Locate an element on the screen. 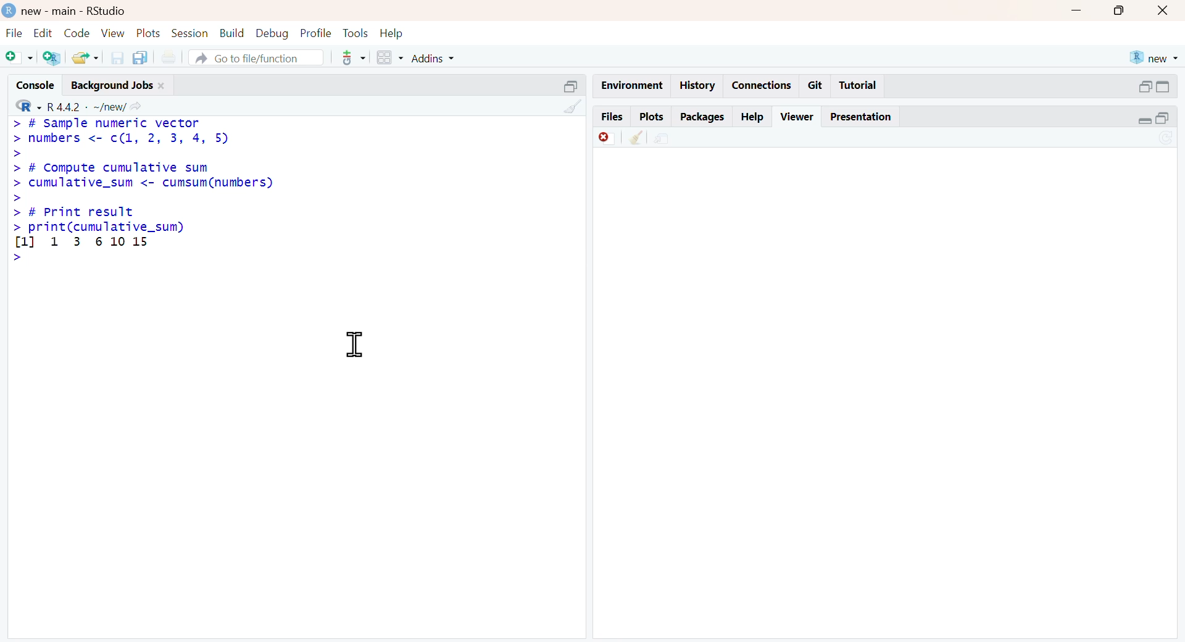 This screenshot has width=1185, height=642. plots is located at coordinates (148, 31).